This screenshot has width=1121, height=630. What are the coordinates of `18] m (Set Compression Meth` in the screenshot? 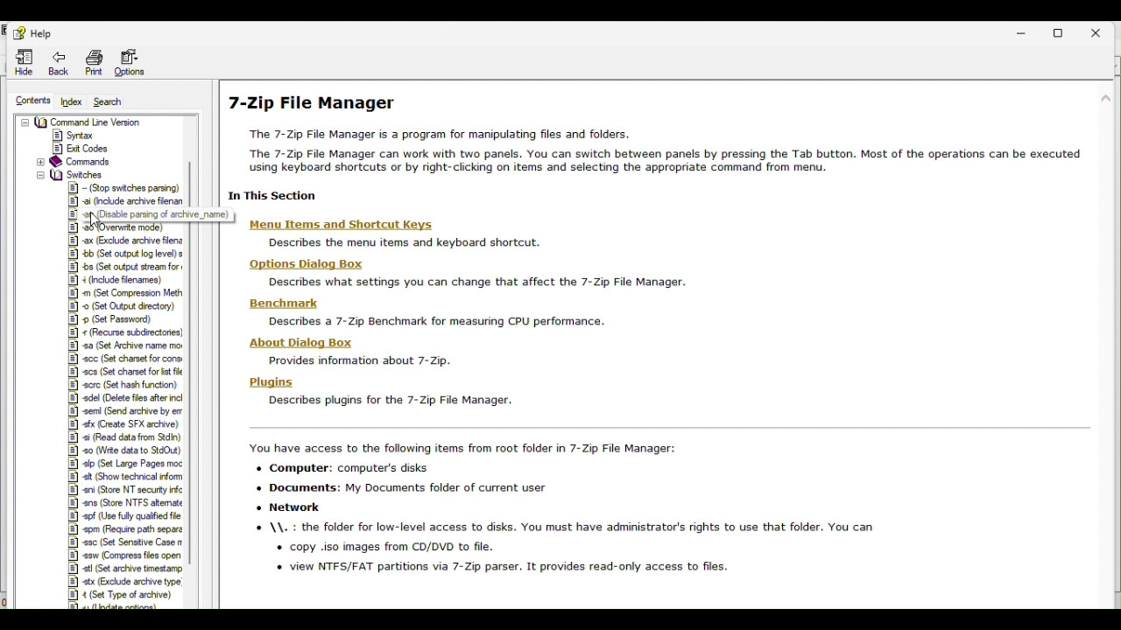 It's located at (127, 291).